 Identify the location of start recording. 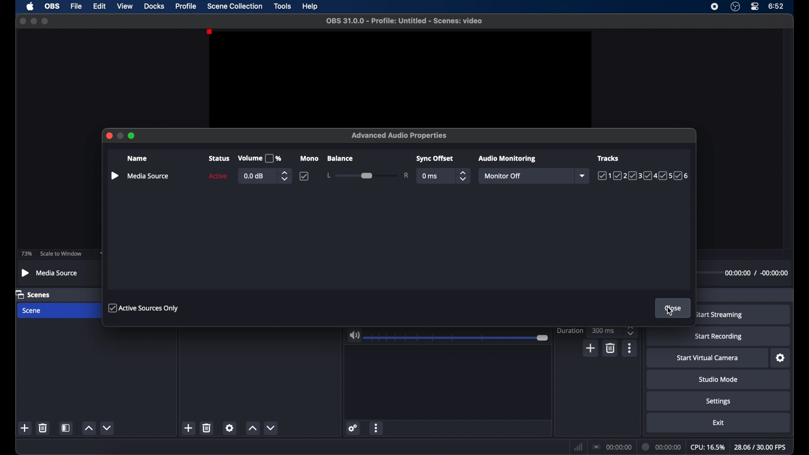
(719, 337).